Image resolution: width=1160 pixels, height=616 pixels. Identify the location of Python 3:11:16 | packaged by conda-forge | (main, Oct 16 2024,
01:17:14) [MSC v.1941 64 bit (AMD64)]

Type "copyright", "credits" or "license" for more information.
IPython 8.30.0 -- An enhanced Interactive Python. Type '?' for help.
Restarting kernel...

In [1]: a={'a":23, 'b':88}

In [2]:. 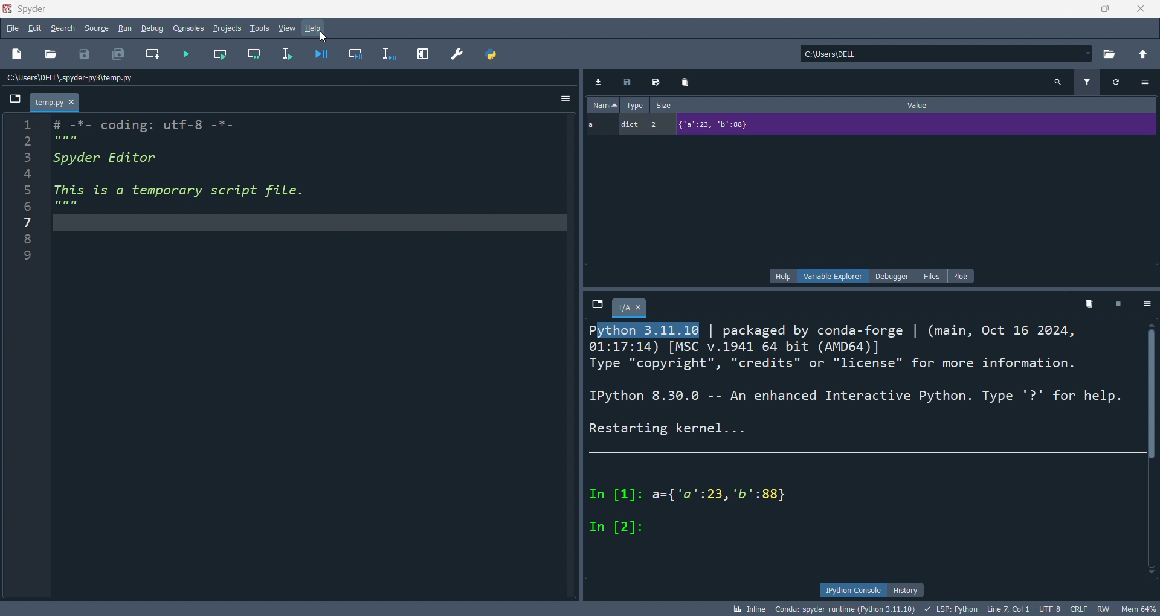
(855, 431).